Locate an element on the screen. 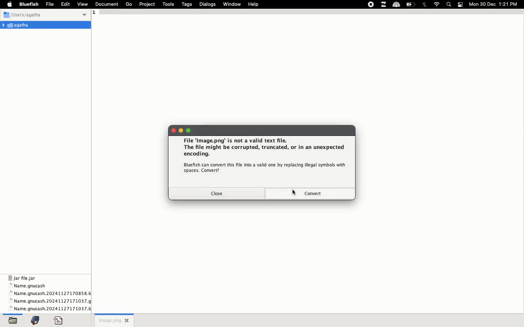 The height and width of the screenshot is (327, 524). apple is located at coordinates (9, 4).